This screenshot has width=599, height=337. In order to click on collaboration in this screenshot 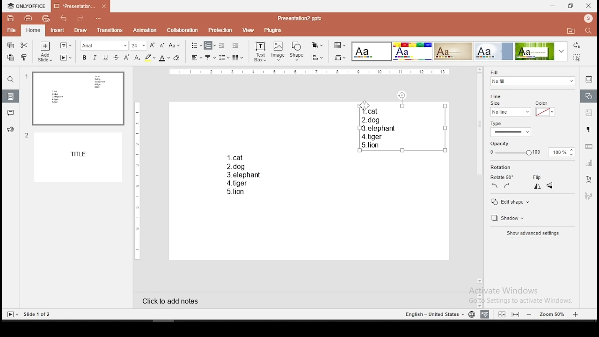, I will do `click(183, 30)`.